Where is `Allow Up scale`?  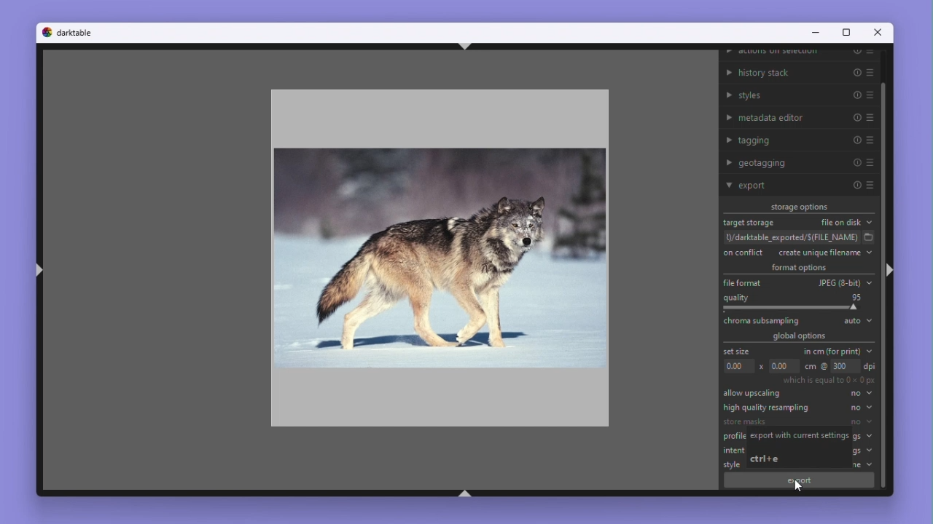 Allow Up scale is located at coordinates (752, 393).